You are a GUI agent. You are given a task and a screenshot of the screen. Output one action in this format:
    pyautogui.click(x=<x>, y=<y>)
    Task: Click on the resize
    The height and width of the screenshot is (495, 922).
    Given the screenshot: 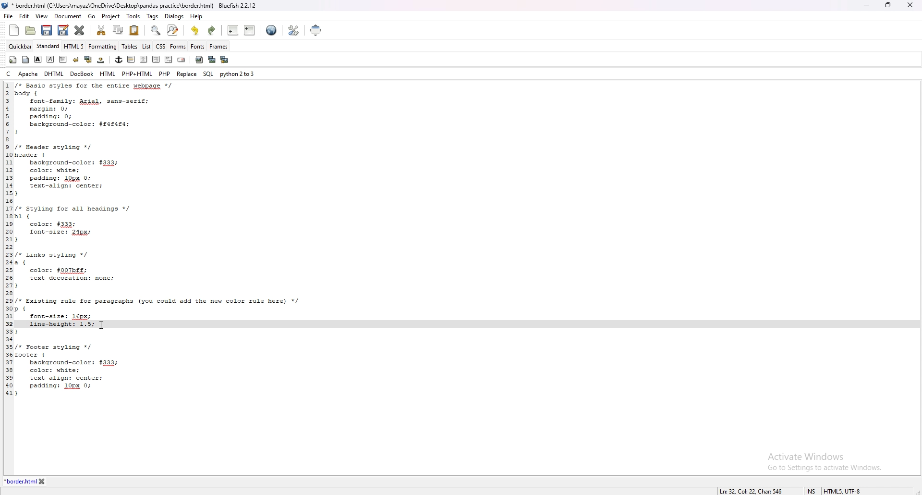 What is the action you would take?
    pyautogui.click(x=888, y=5)
    